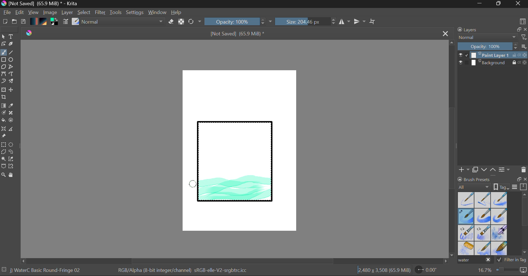  What do you see at coordinates (384, 271) in the screenshot?
I see `Document Dimensions` at bounding box center [384, 271].